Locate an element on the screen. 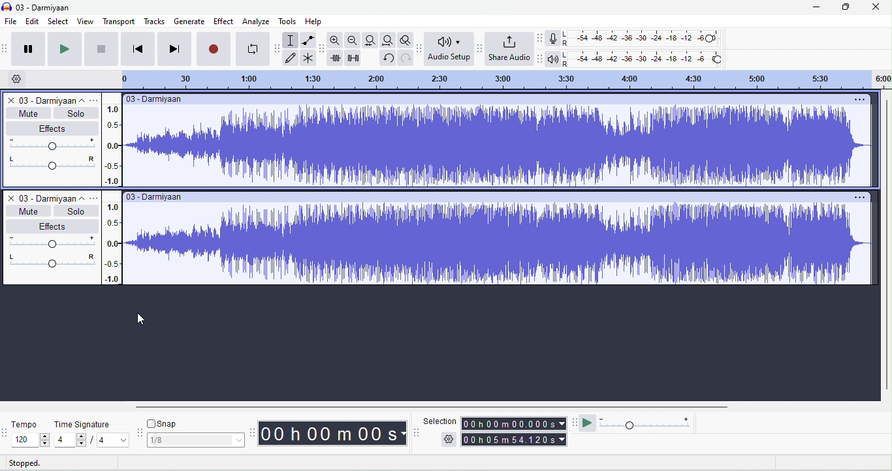 This screenshot has height=471, width=892. effects is located at coordinates (54, 128).